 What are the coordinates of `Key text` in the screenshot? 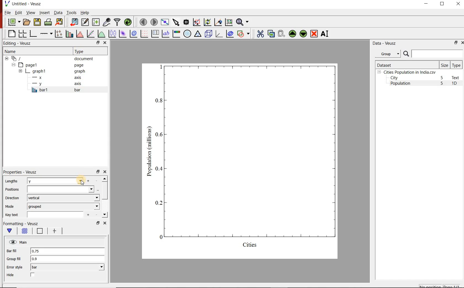 It's located at (13, 215).